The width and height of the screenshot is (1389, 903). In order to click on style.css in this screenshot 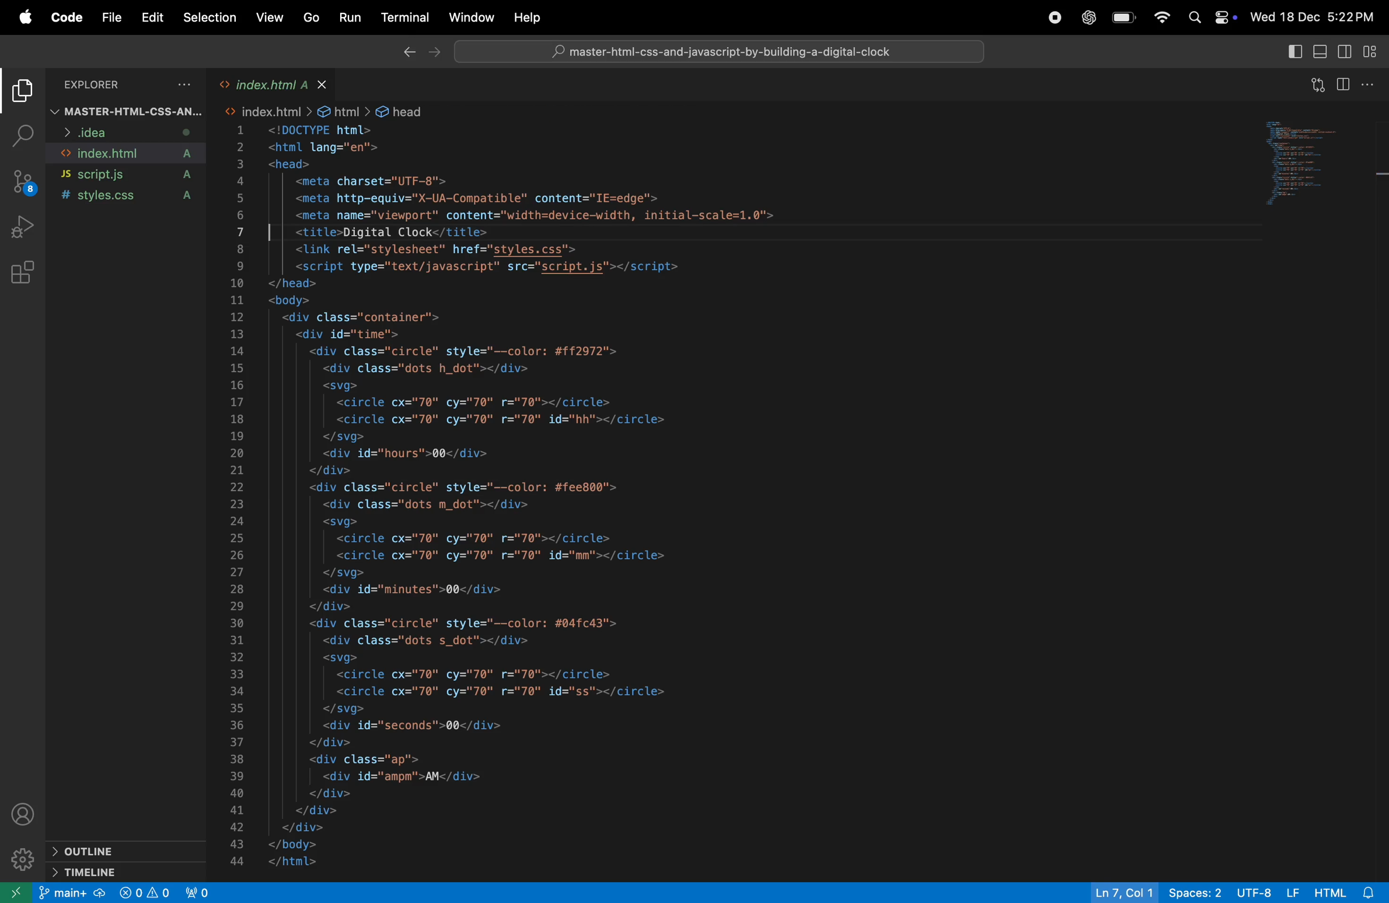, I will do `click(131, 197)`.